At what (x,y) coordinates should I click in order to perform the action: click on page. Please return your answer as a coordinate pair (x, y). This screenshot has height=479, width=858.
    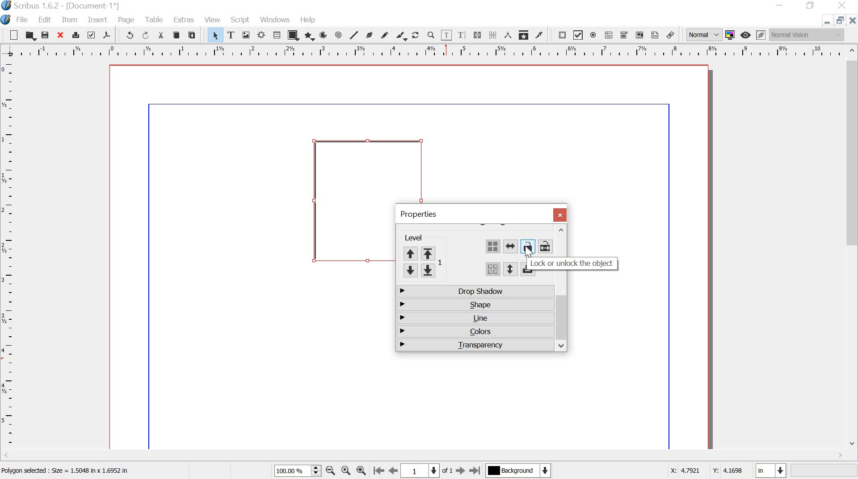
    Looking at the image, I should click on (126, 20).